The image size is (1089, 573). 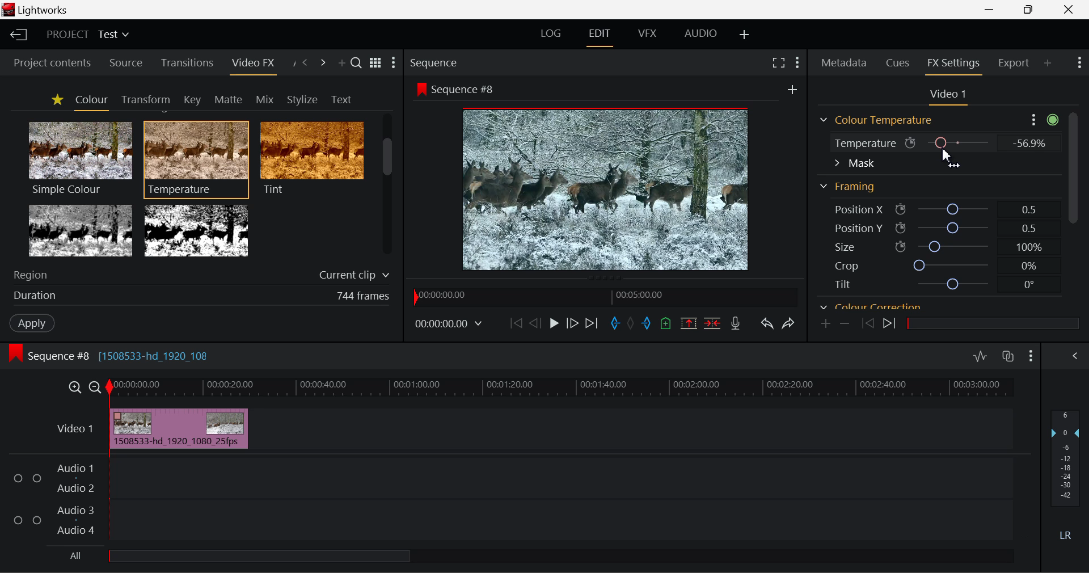 I want to click on Add Panel, so click(x=340, y=62).